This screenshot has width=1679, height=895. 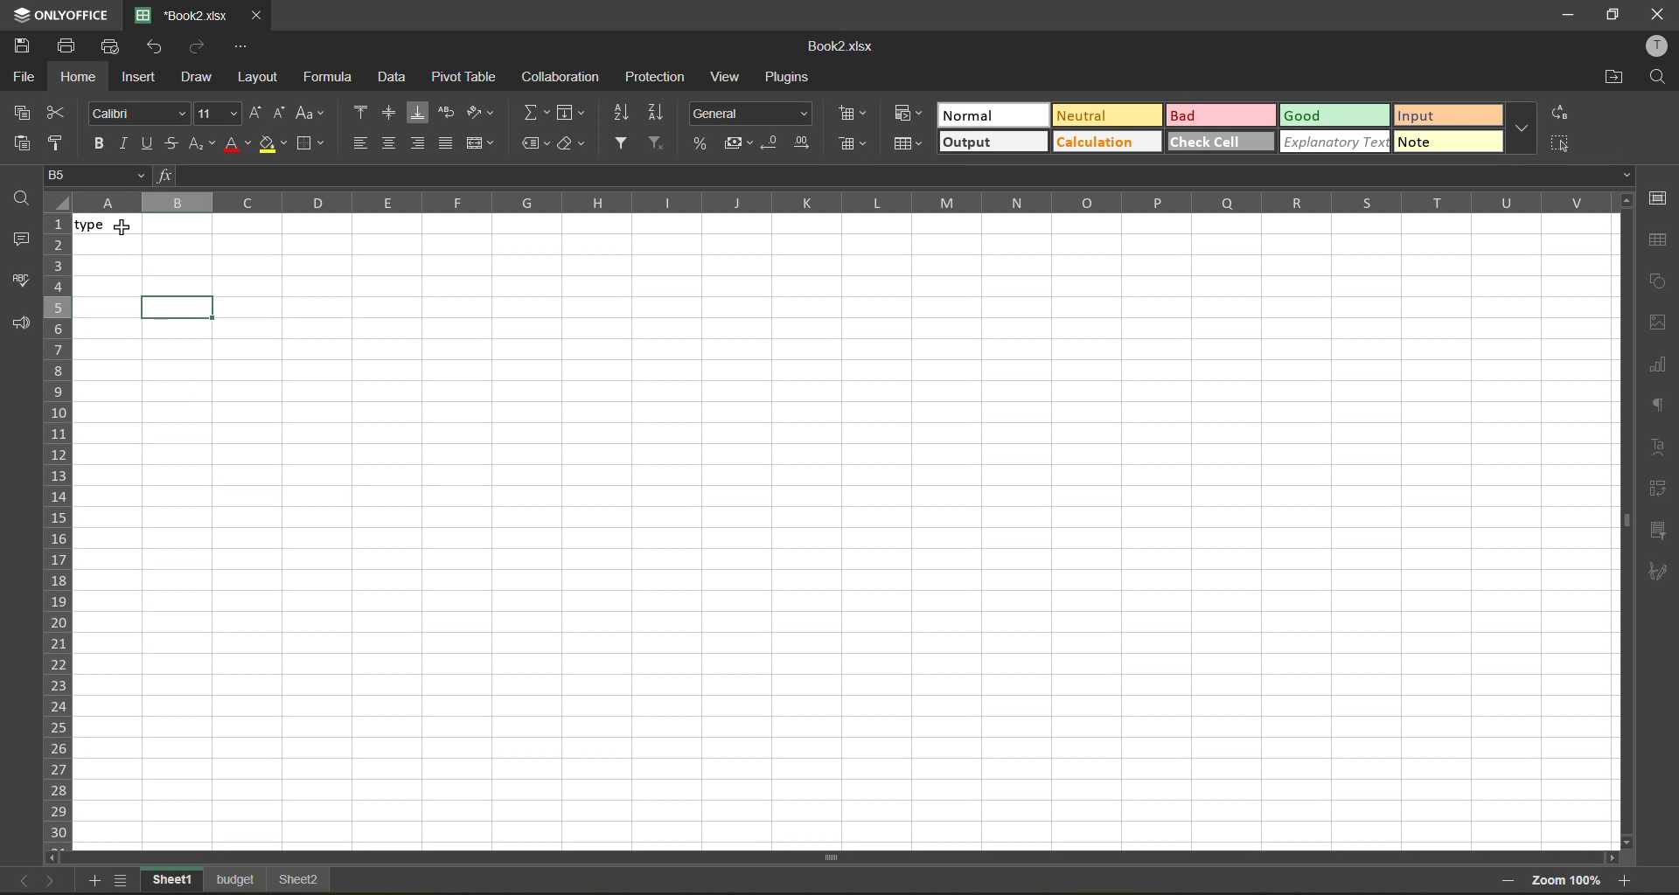 I want to click on accounting, so click(x=741, y=142).